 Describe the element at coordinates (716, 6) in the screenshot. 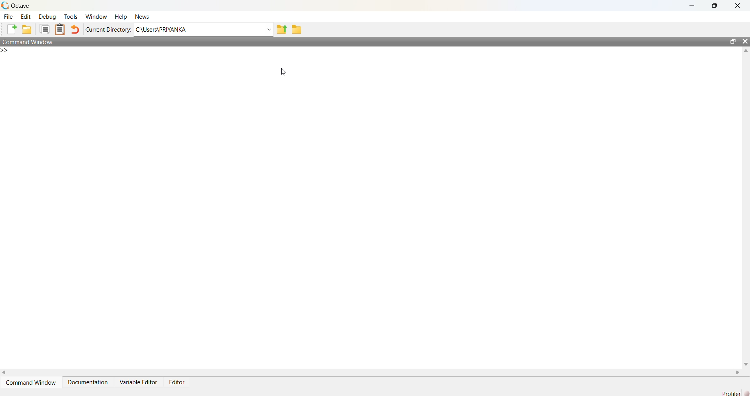

I see `Maximize / Restore` at that location.